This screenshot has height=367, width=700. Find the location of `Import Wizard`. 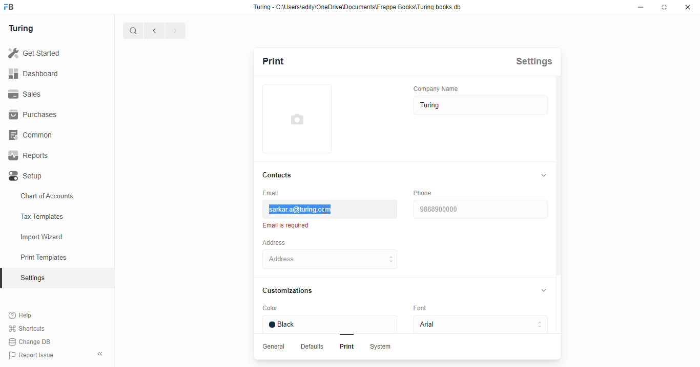

Import Wizard is located at coordinates (55, 236).